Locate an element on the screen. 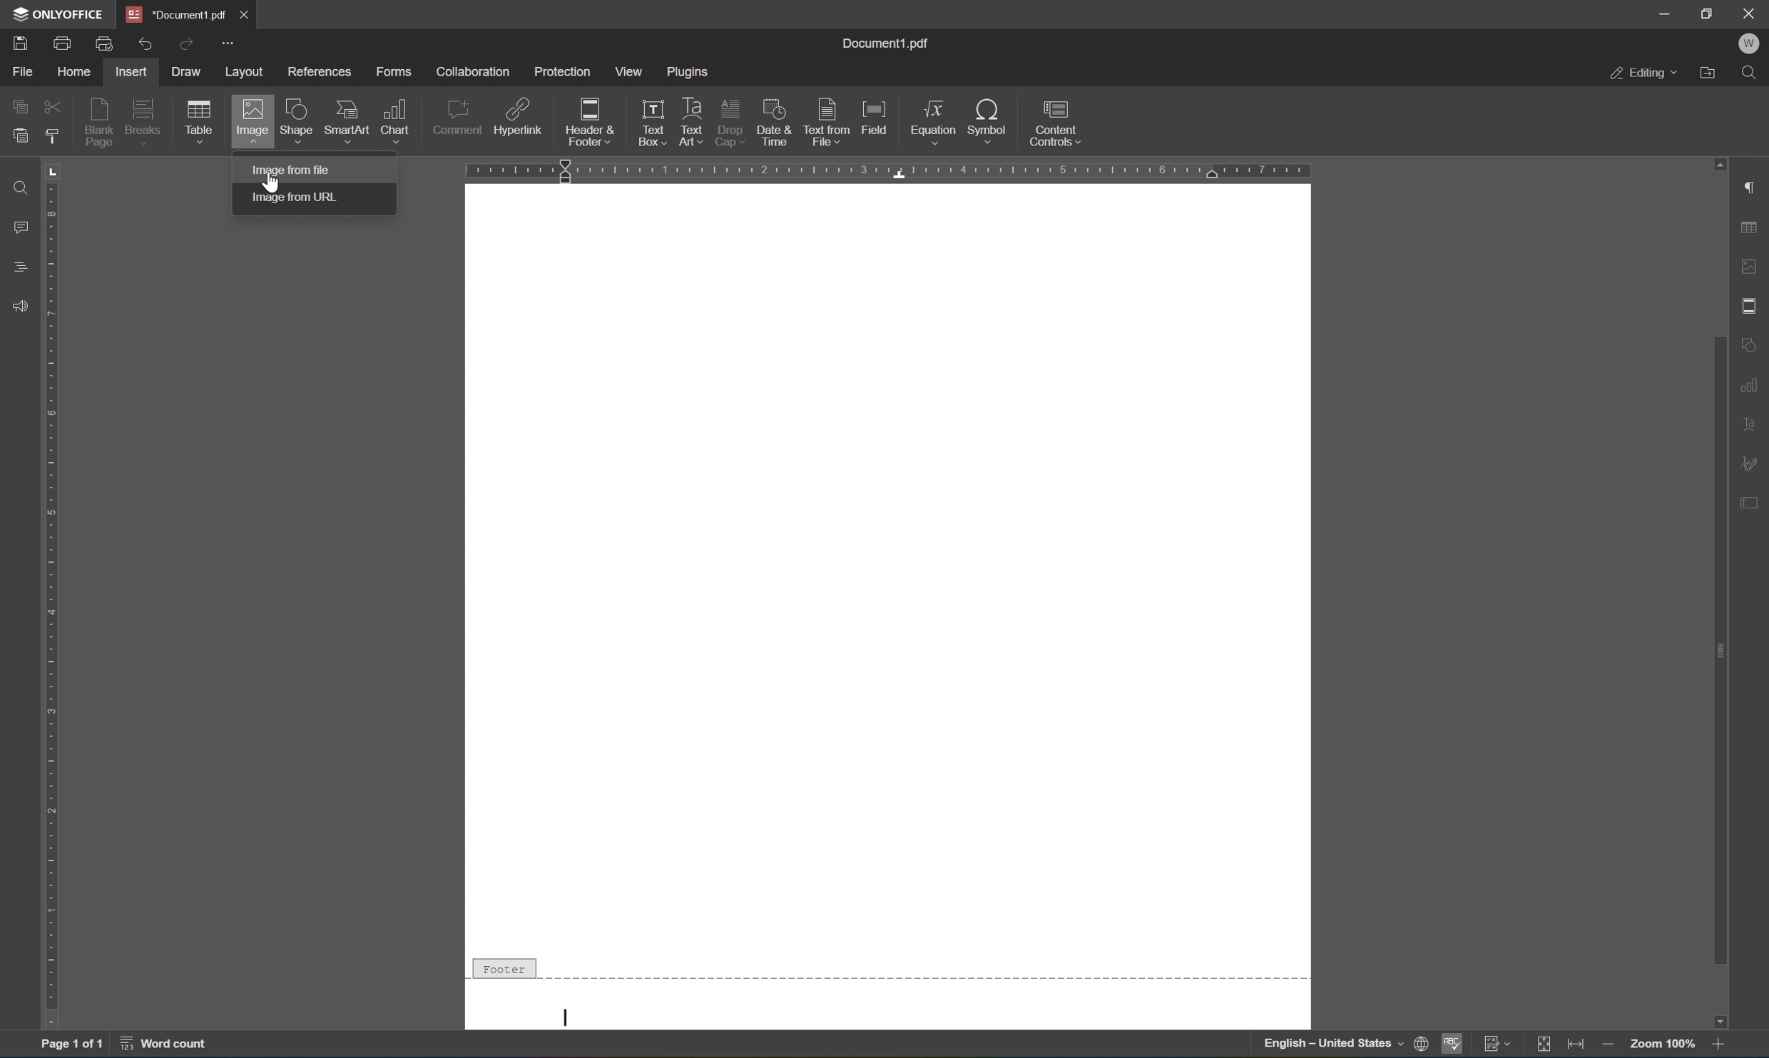  copy style is located at coordinates (51, 135).